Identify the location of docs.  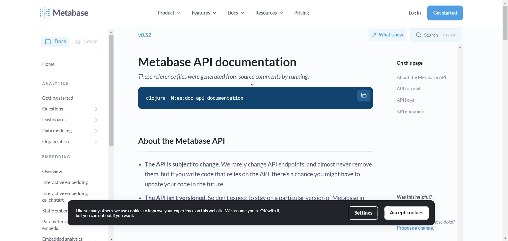
(235, 14).